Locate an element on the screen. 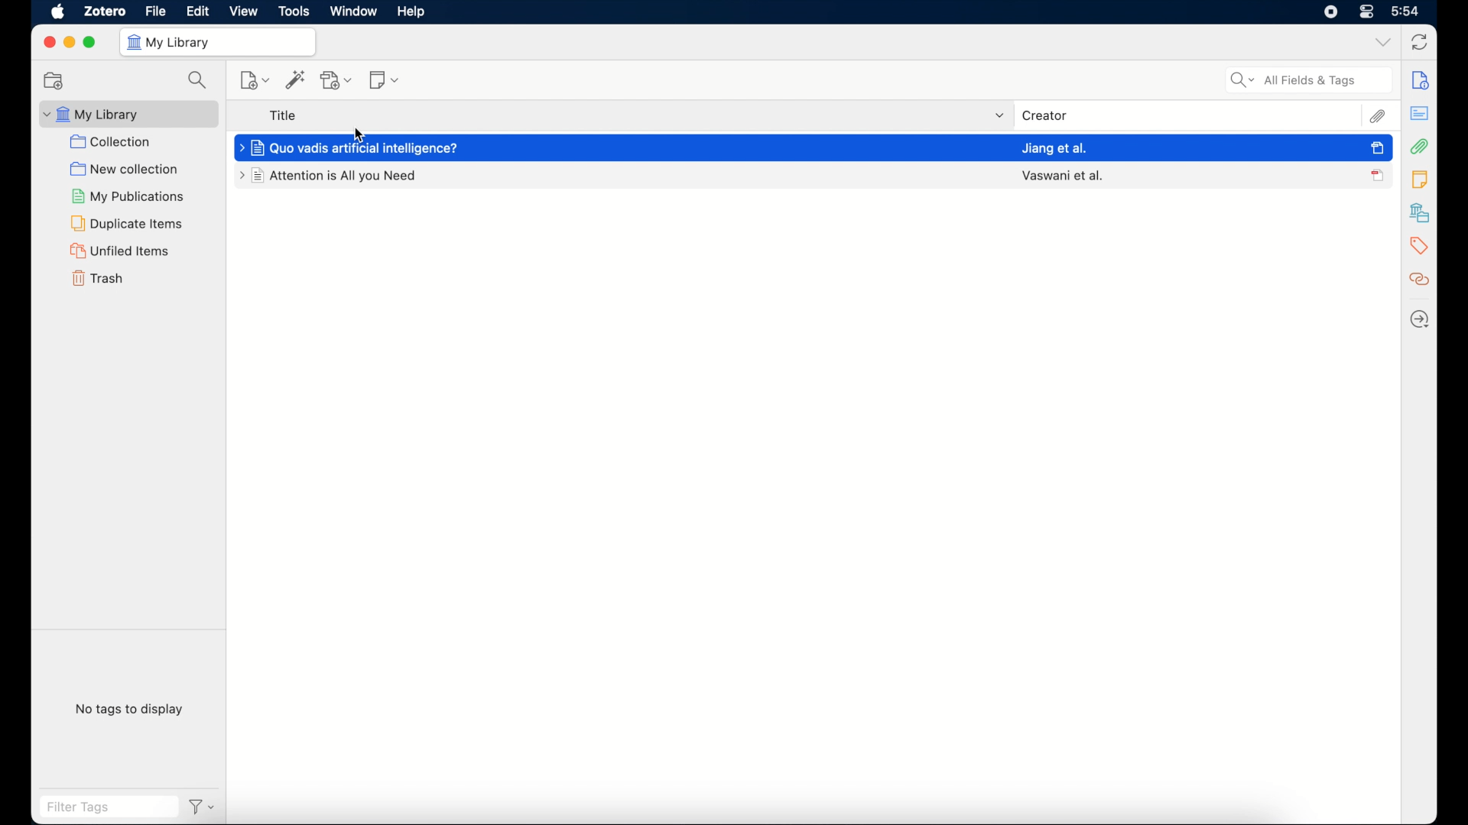  filter dropdown menu is located at coordinates (202, 807).